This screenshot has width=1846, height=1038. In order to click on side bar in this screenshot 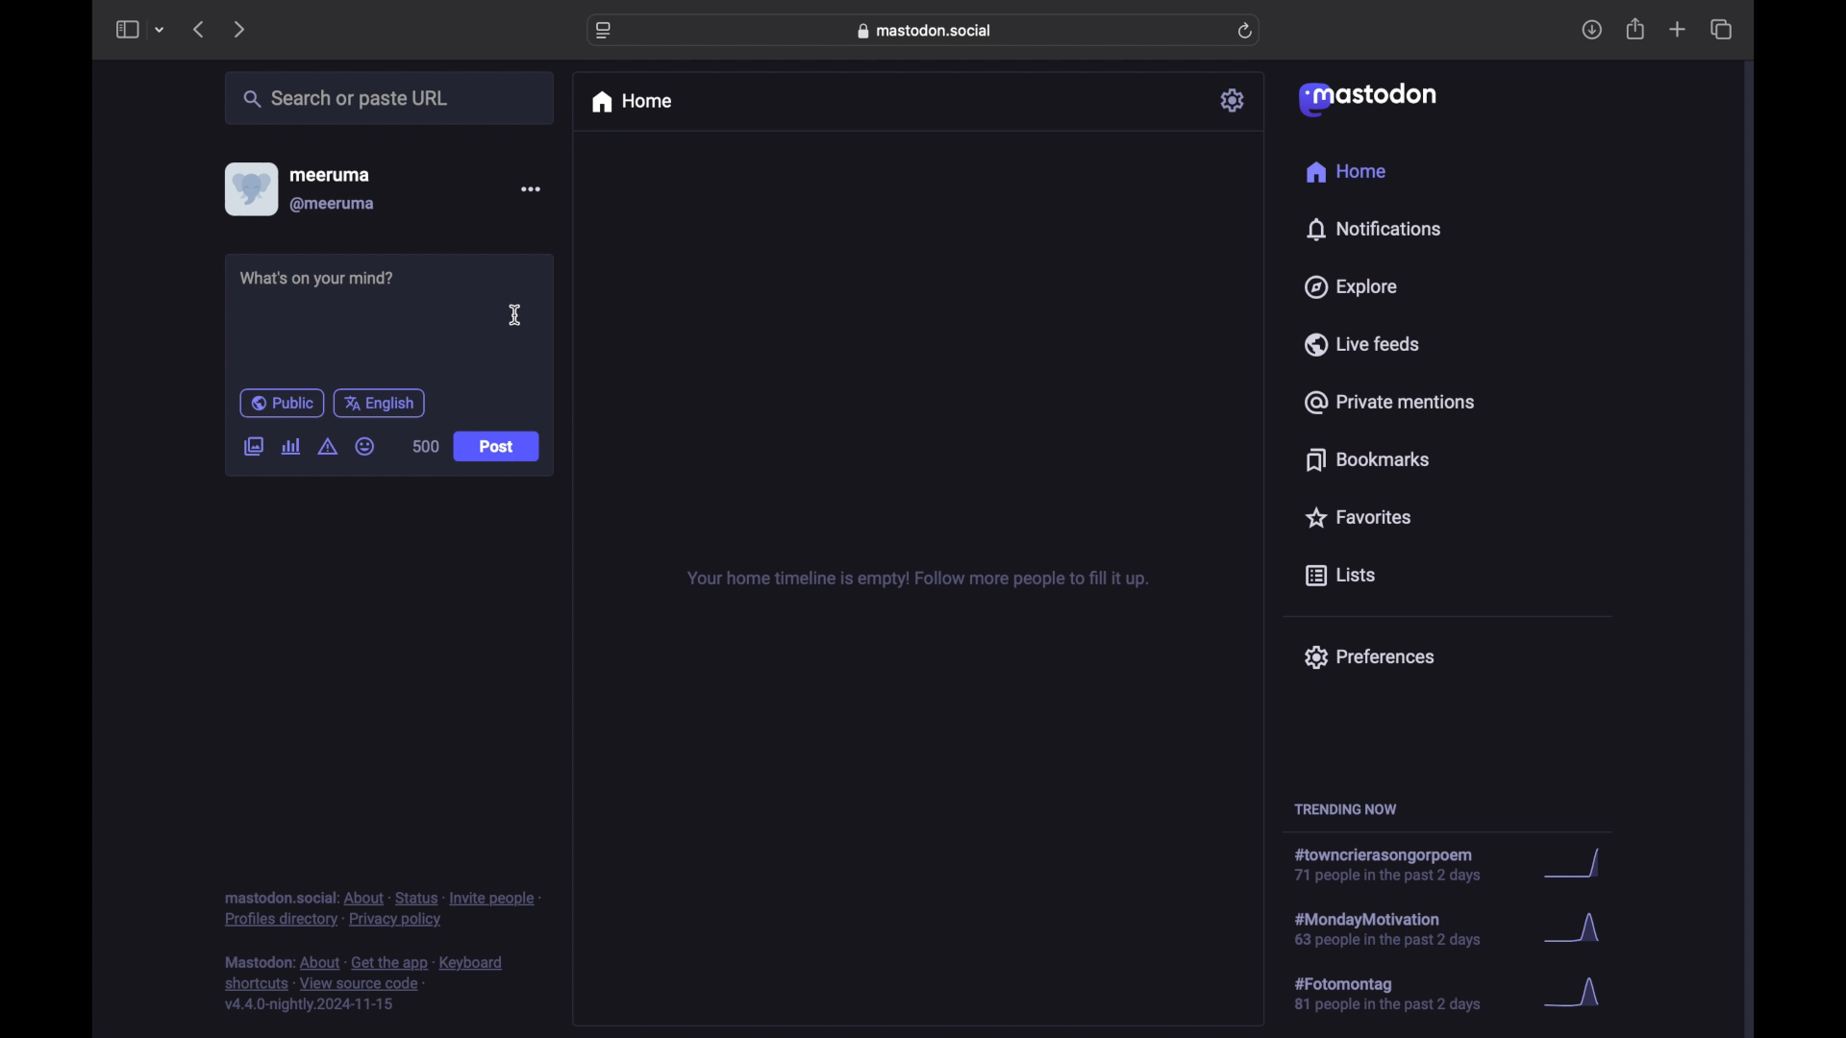, I will do `click(126, 29)`.